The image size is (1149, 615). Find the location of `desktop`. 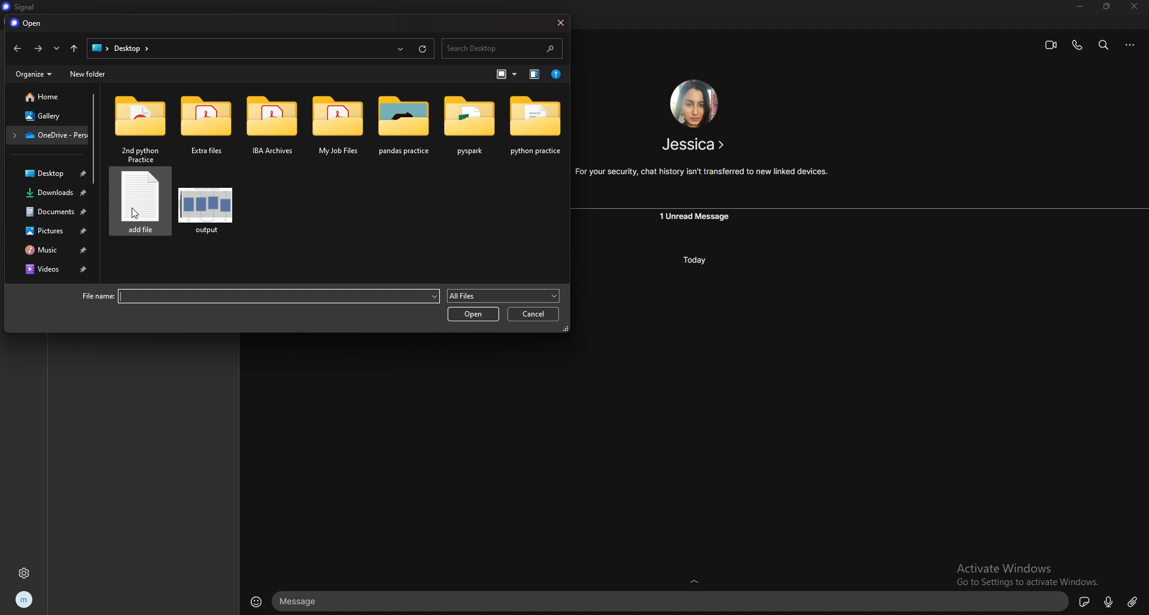

desktop is located at coordinates (97, 47).